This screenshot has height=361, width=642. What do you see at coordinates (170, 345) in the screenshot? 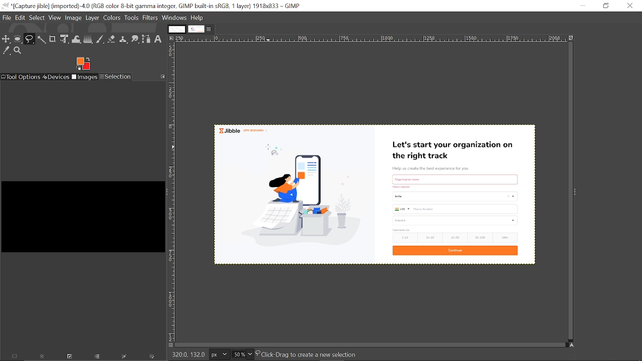
I see `Toggle quick mask on/off` at bounding box center [170, 345].